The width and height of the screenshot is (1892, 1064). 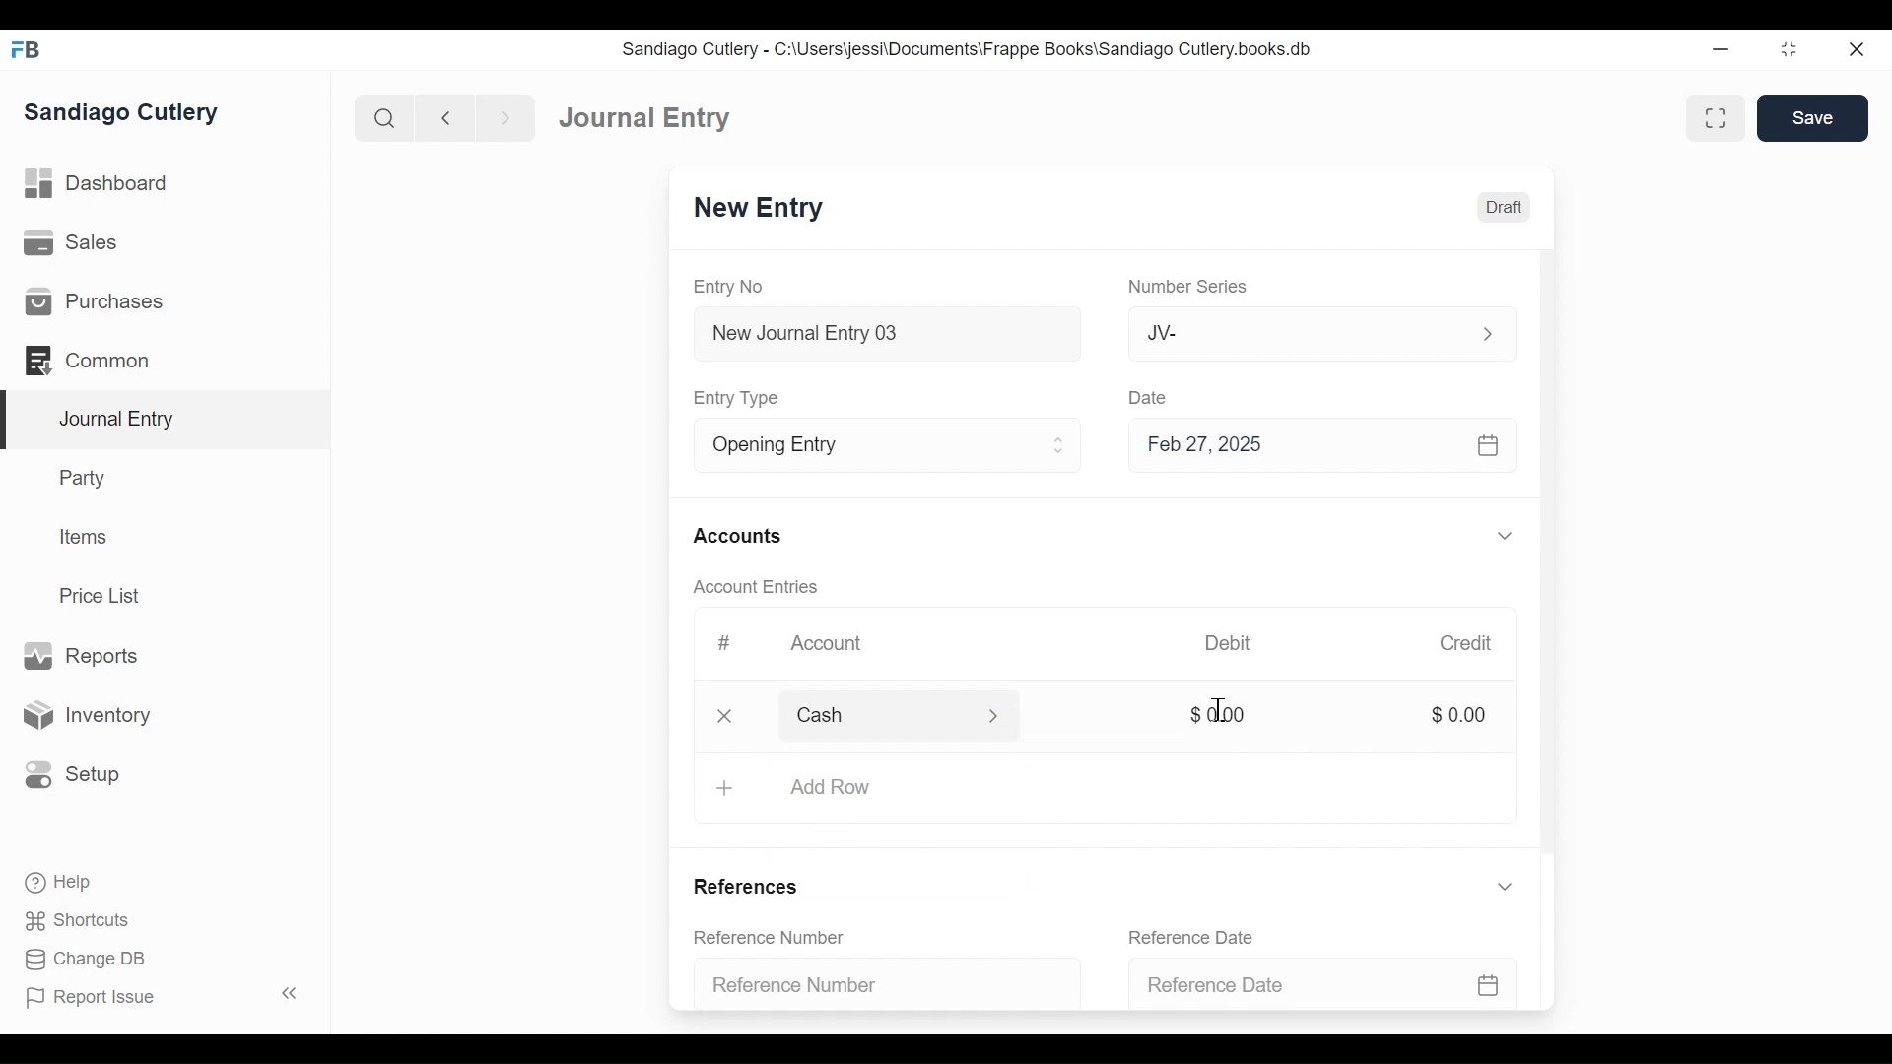 What do you see at coordinates (754, 587) in the screenshot?
I see `Account Entries` at bounding box center [754, 587].